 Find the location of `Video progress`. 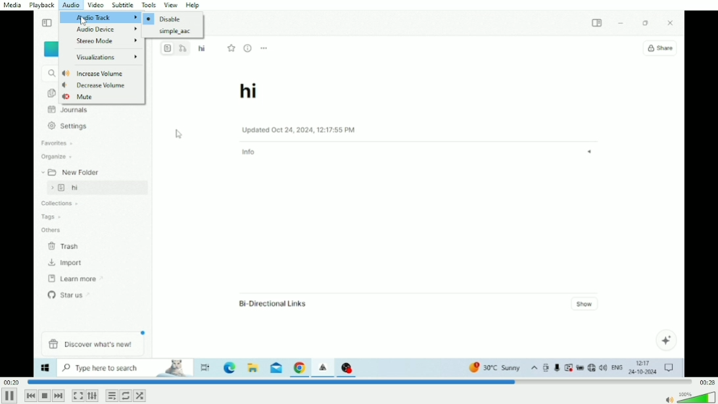

Video progress is located at coordinates (360, 382).